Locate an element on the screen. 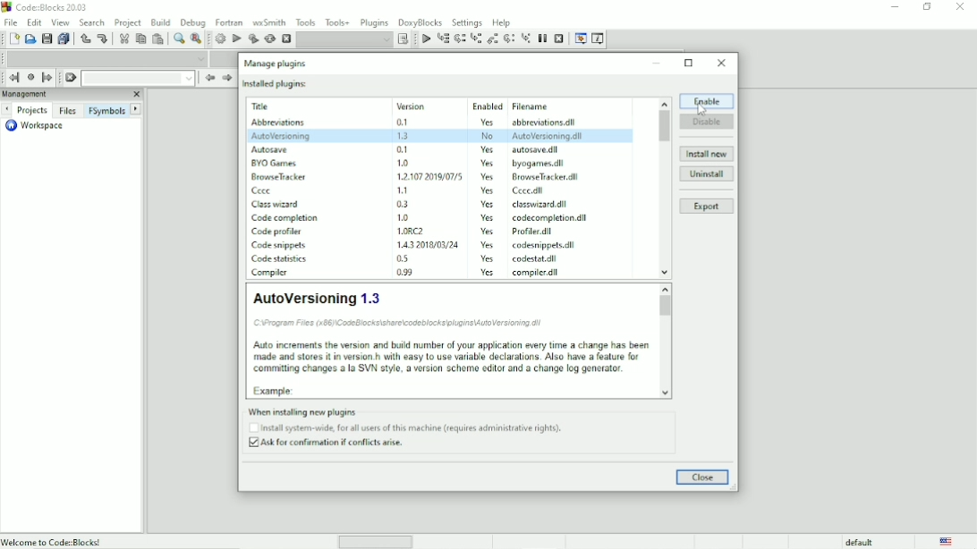 The height and width of the screenshot is (549, 977). Copy is located at coordinates (140, 38).